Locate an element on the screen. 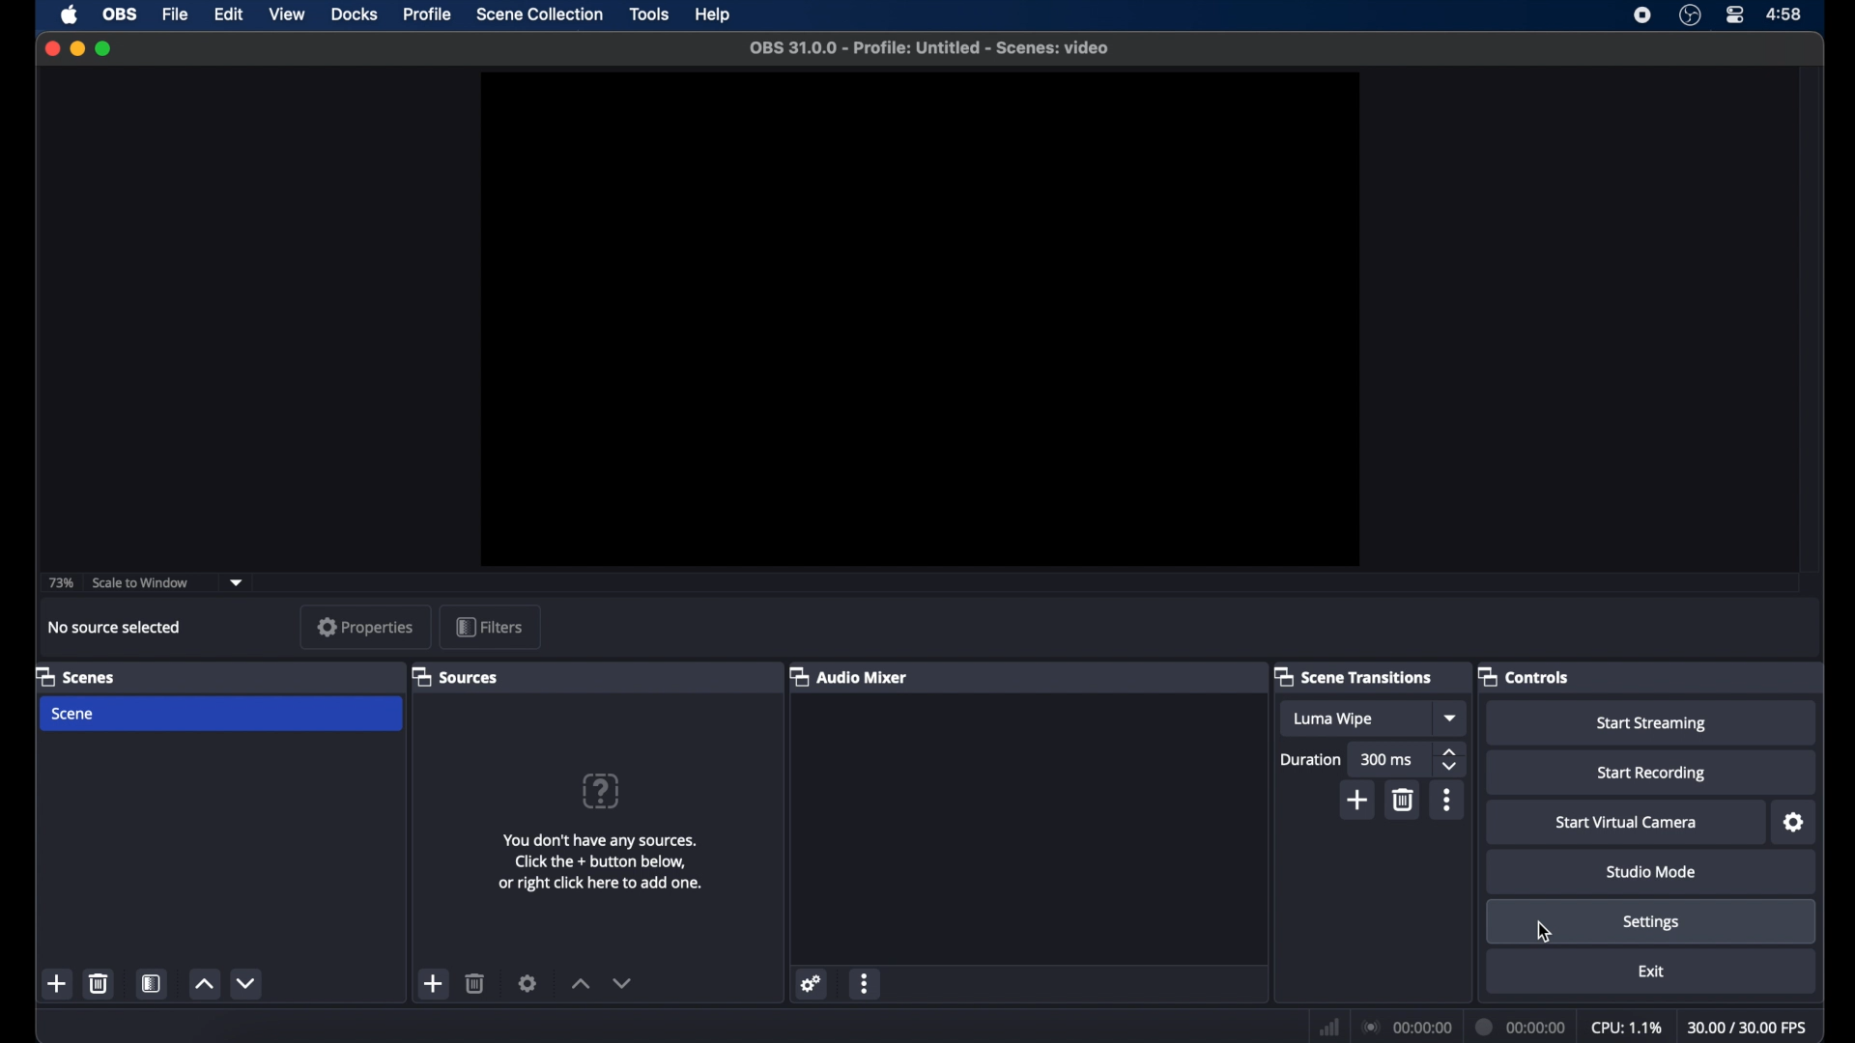  luma wipe is located at coordinates (1332, 719).